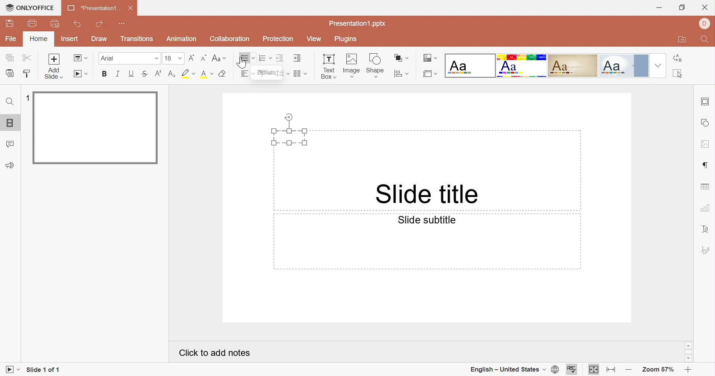 Image resolution: width=715 pixels, height=376 pixels. What do you see at coordinates (402, 74) in the screenshot?
I see `Align shape` at bounding box center [402, 74].